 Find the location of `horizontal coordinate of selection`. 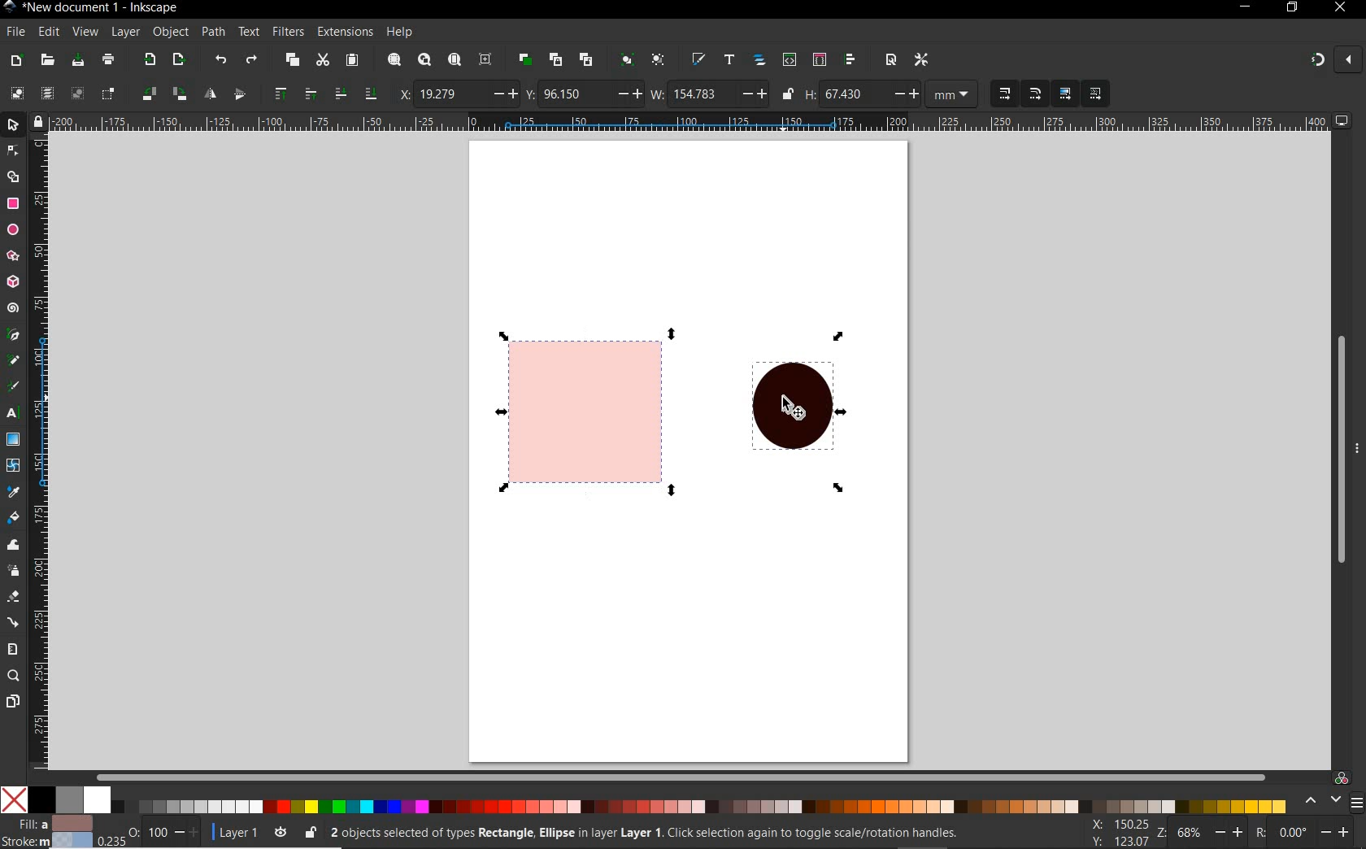

horizontal coordinate of selection is located at coordinates (458, 94).